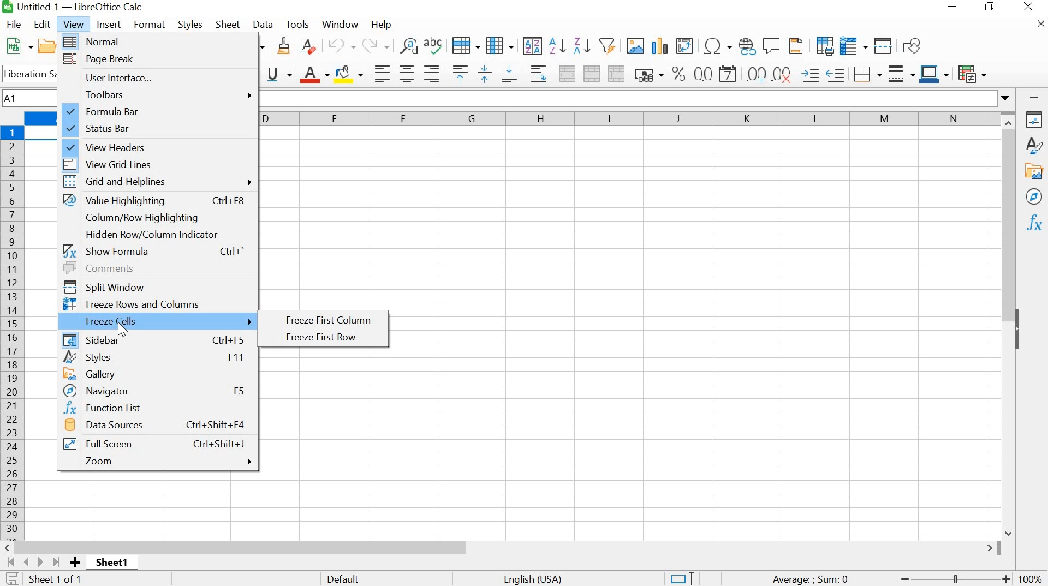 The width and height of the screenshot is (1048, 586). Describe the element at coordinates (532, 46) in the screenshot. I see `SORT` at that location.